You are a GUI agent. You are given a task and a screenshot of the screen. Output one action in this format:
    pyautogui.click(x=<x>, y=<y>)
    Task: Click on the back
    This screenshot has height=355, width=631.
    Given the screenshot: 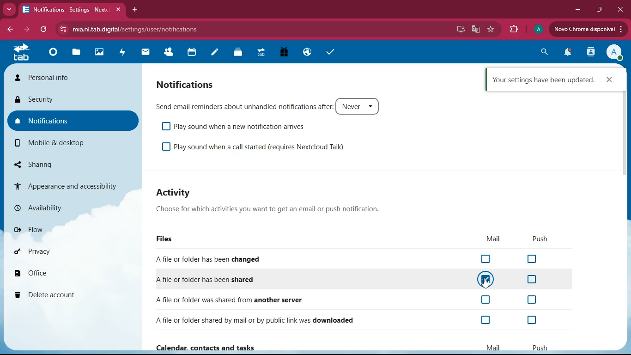 What is the action you would take?
    pyautogui.click(x=10, y=30)
    